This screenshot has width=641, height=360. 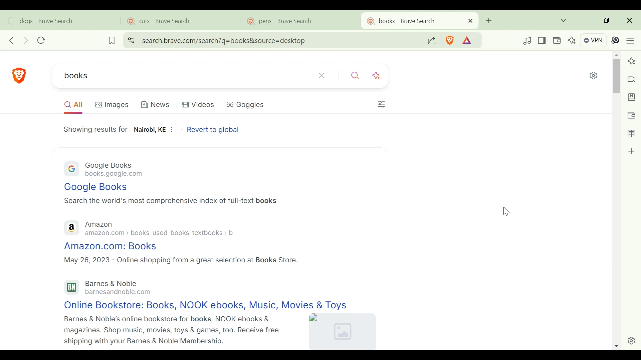 What do you see at coordinates (506, 210) in the screenshot?
I see `Cursor` at bounding box center [506, 210].